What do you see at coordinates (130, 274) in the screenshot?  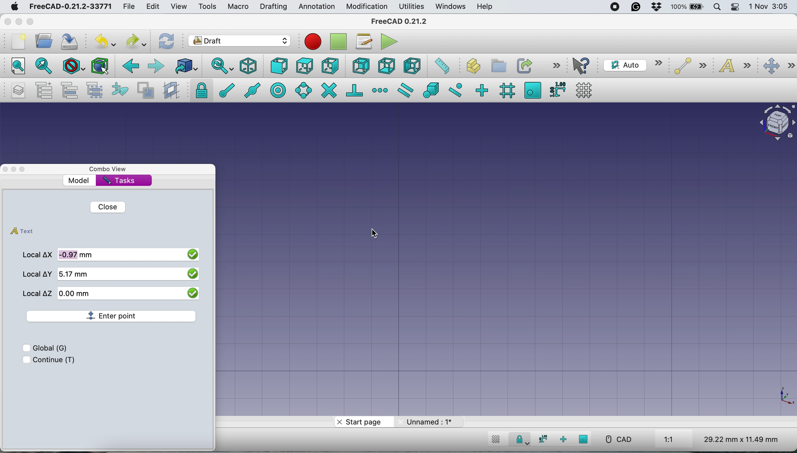 I see `local y` at bounding box center [130, 274].